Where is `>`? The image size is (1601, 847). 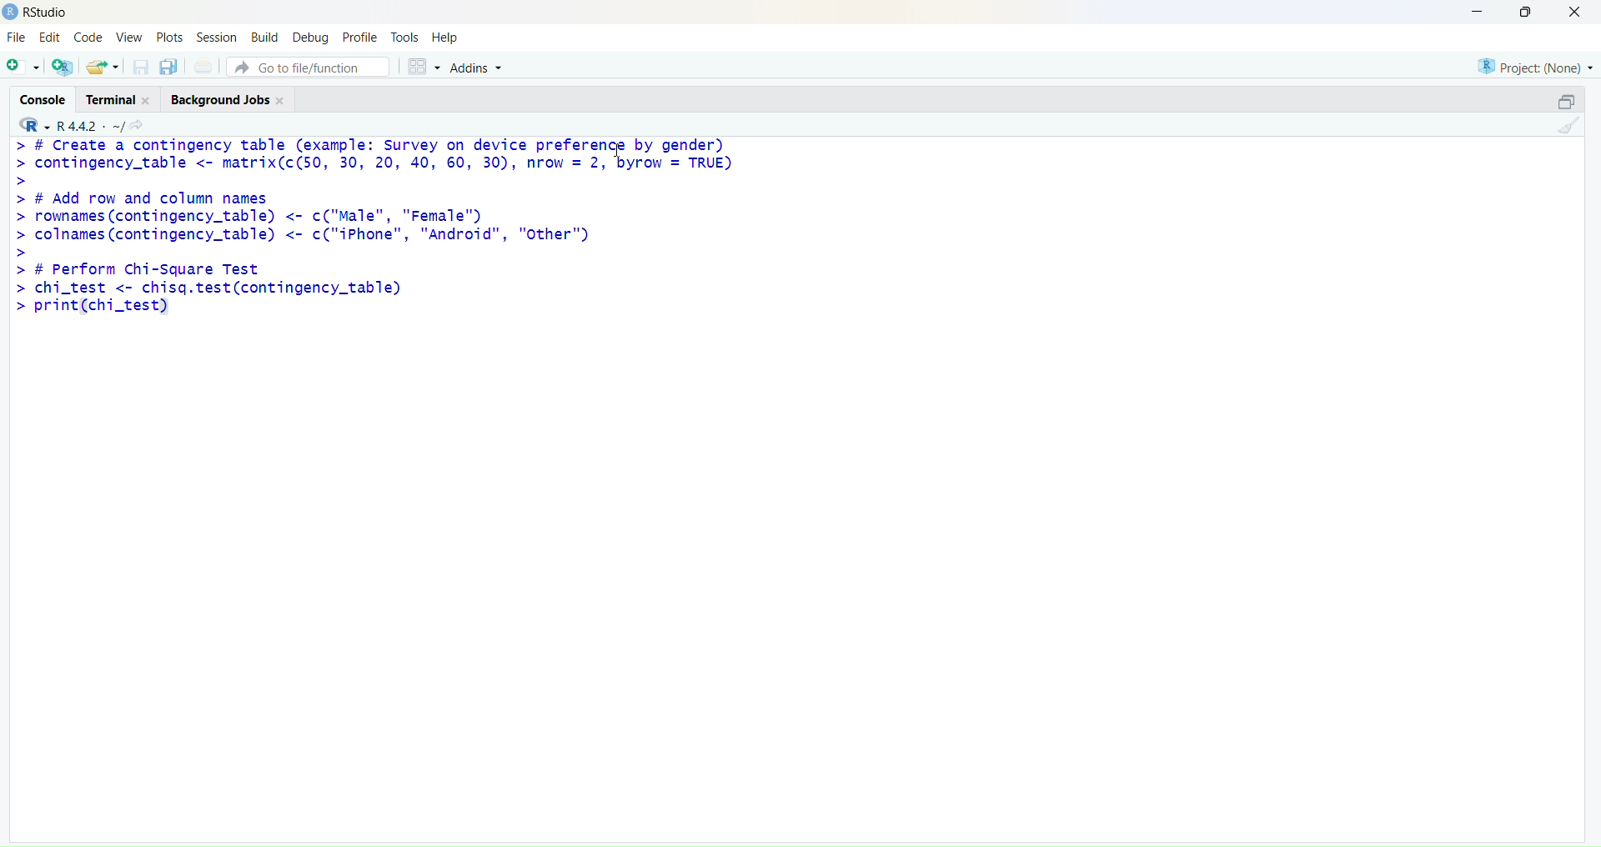 > is located at coordinates (23, 182).